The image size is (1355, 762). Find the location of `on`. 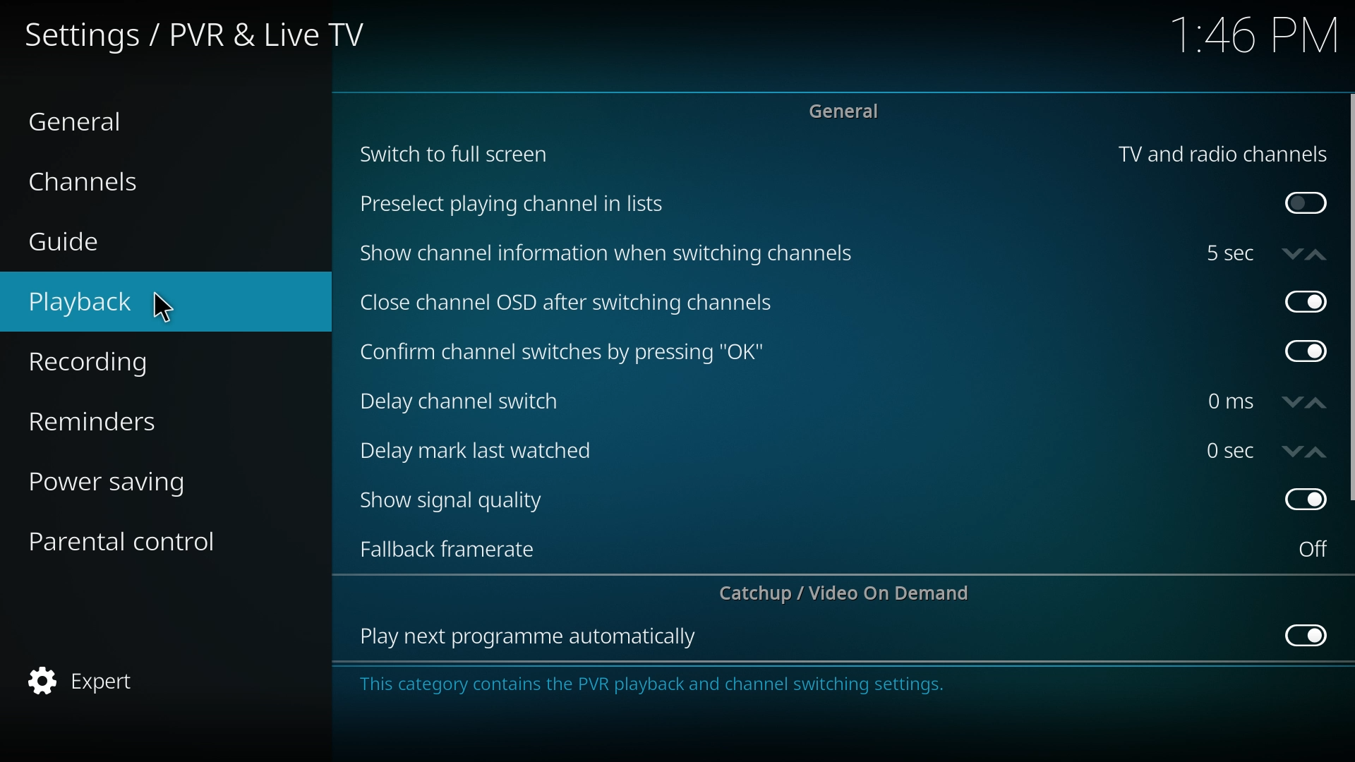

on is located at coordinates (1306, 204).